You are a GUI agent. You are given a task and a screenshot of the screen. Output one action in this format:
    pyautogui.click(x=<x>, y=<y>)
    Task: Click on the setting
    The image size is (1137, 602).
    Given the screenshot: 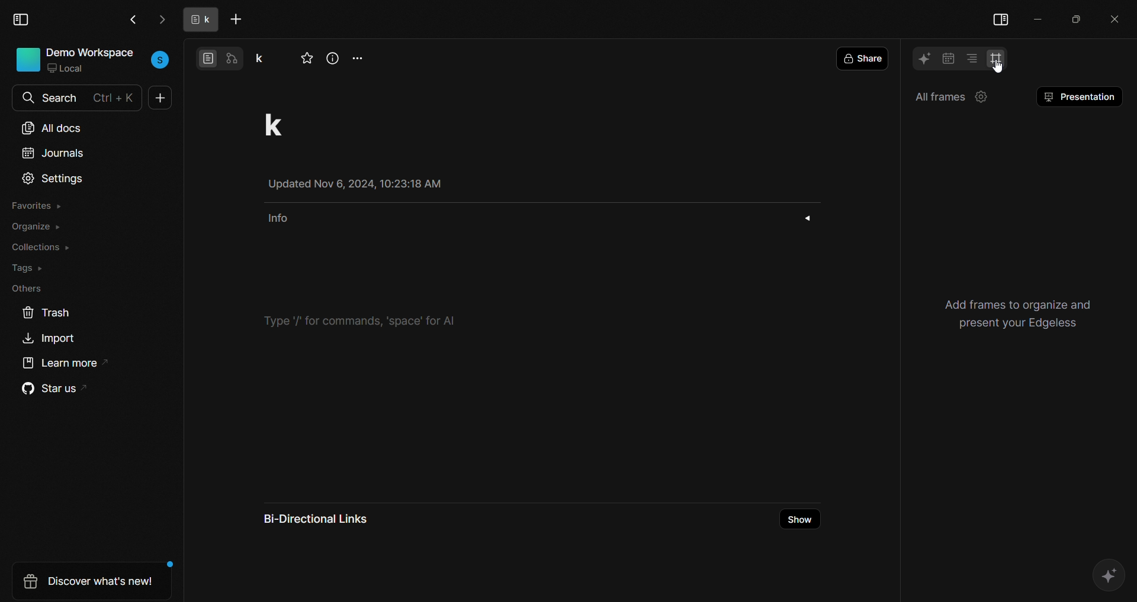 What is the action you would take?
    pyautogui.click(x=1017, y=101)
    